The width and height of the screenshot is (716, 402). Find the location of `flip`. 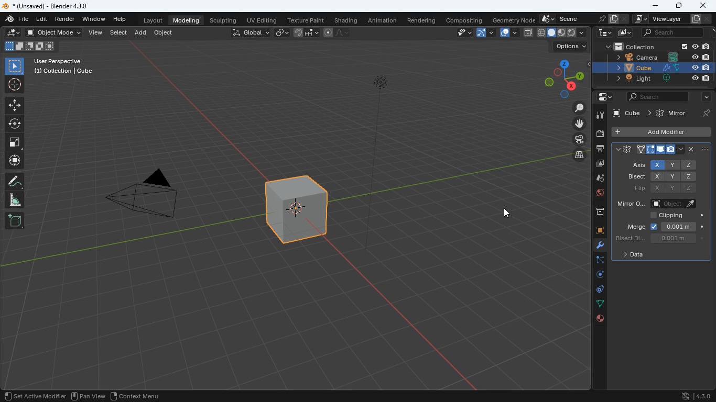

flip is located at coordinates (667, 189).